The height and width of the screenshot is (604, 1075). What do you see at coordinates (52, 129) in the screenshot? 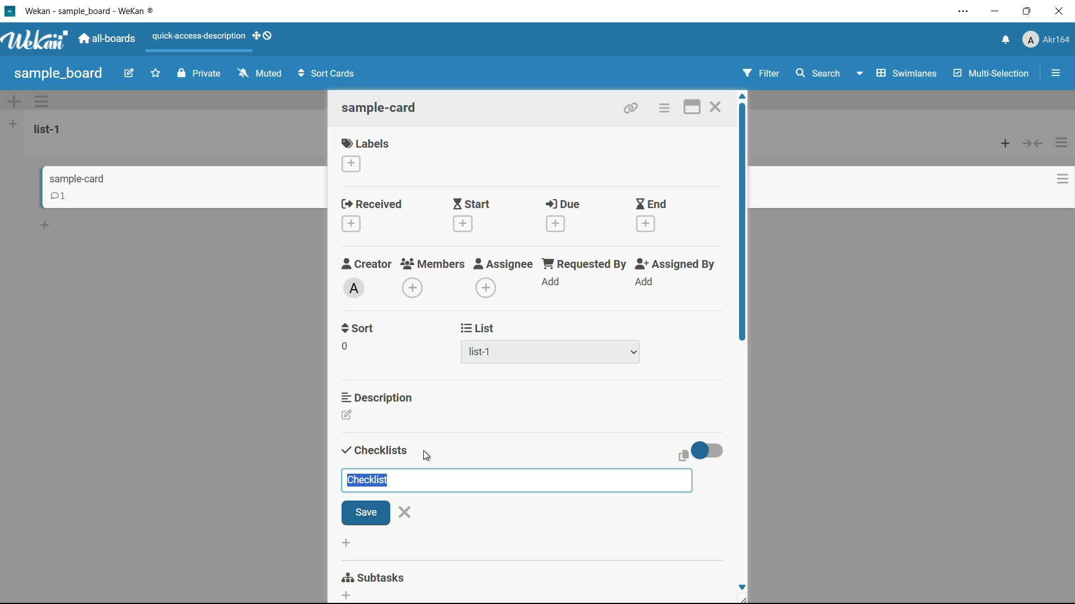
I see `list-1` at bounding box center [52, 129].